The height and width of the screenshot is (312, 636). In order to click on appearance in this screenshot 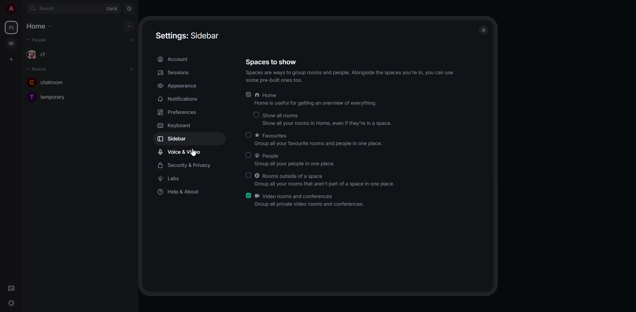, I will do `click(177, 86)`.